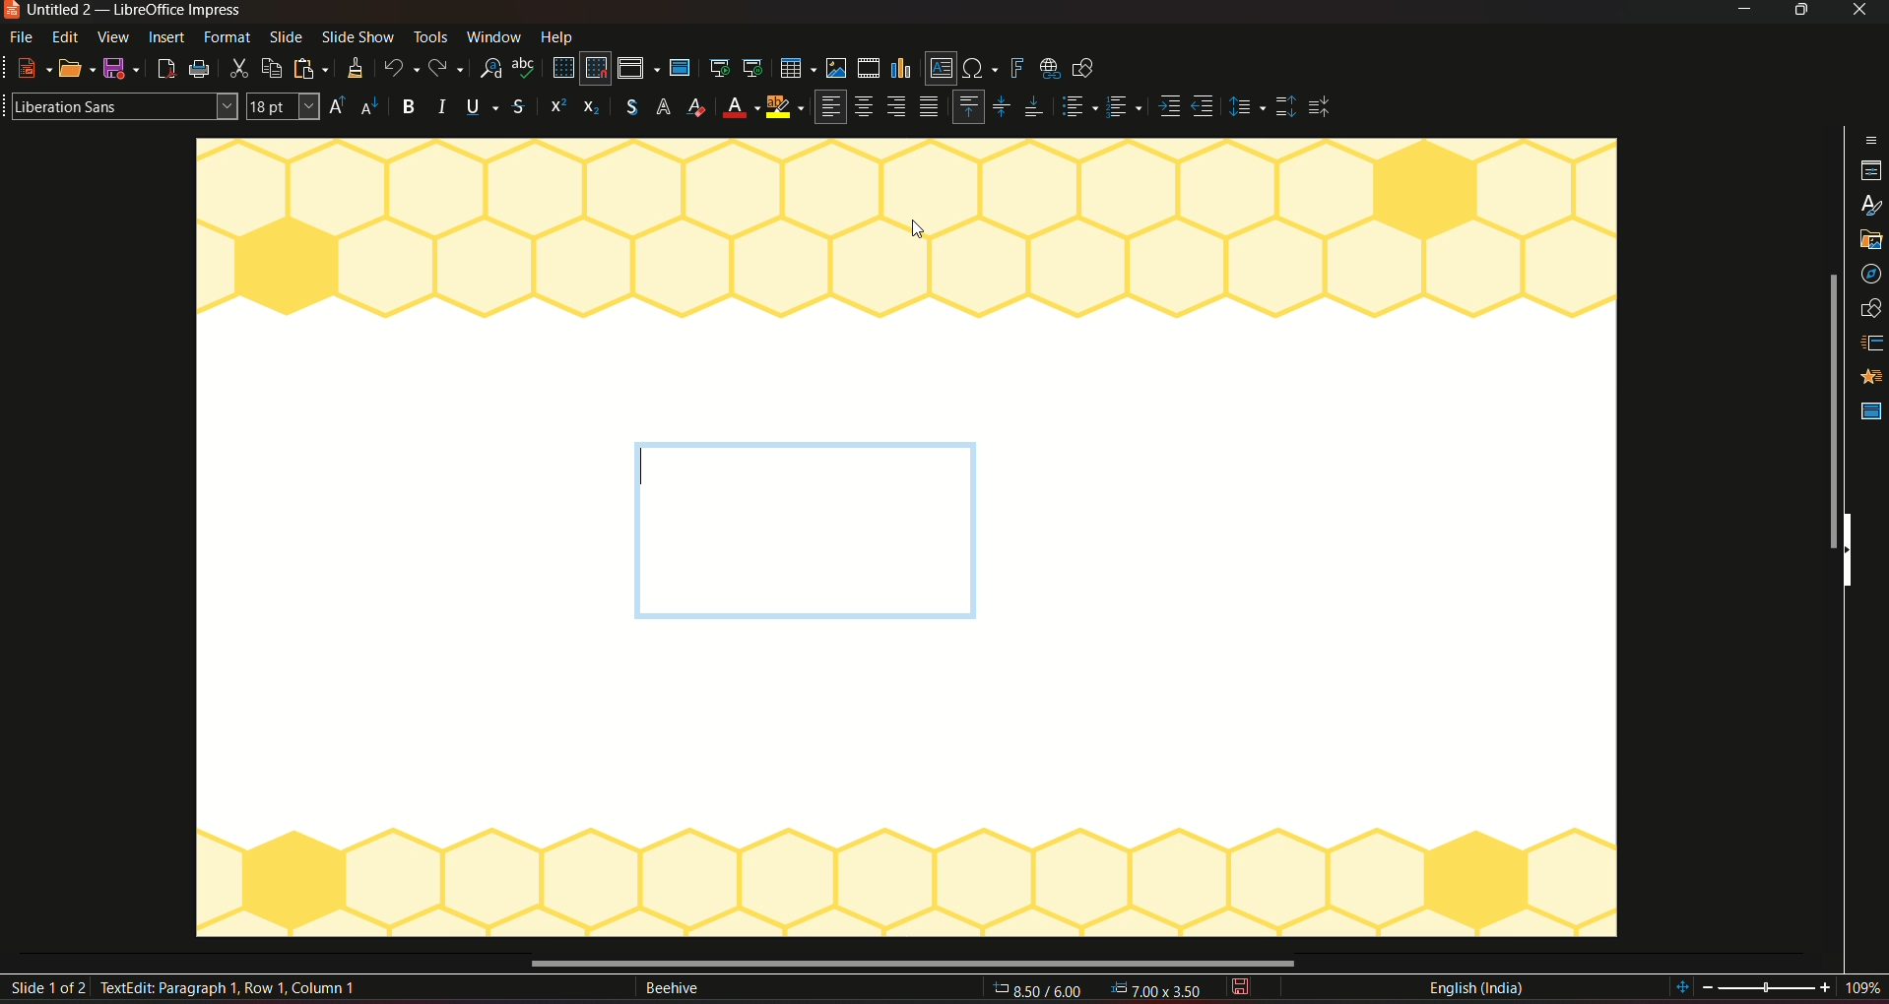  Describe the element at coordinates (638, 69) in the screenshot. I see `display views` at that location.